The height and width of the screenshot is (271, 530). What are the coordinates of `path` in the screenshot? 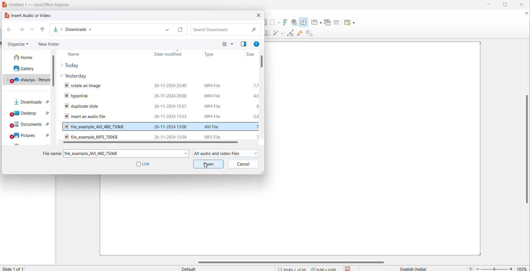 It's located at (105, 29).